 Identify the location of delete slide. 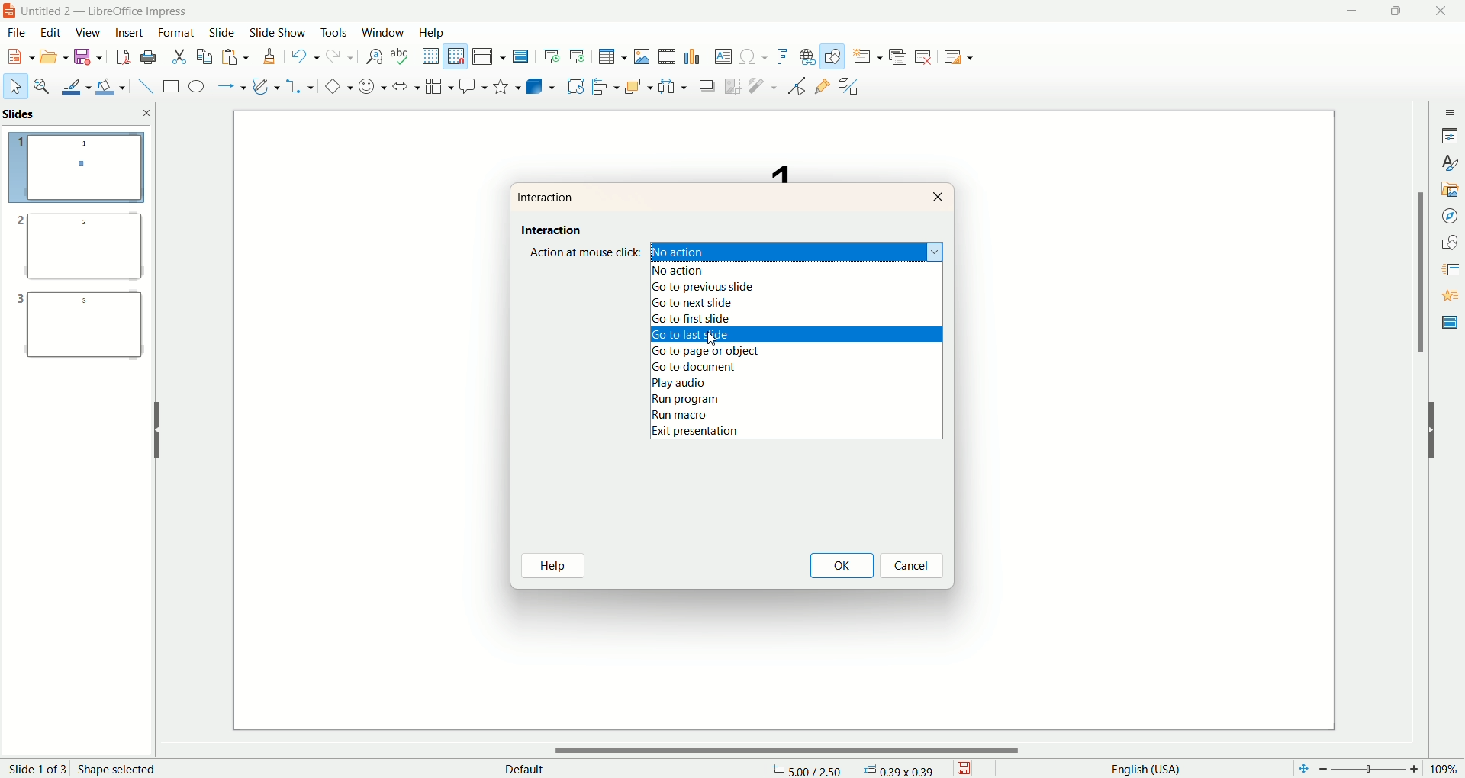
(926, 59).